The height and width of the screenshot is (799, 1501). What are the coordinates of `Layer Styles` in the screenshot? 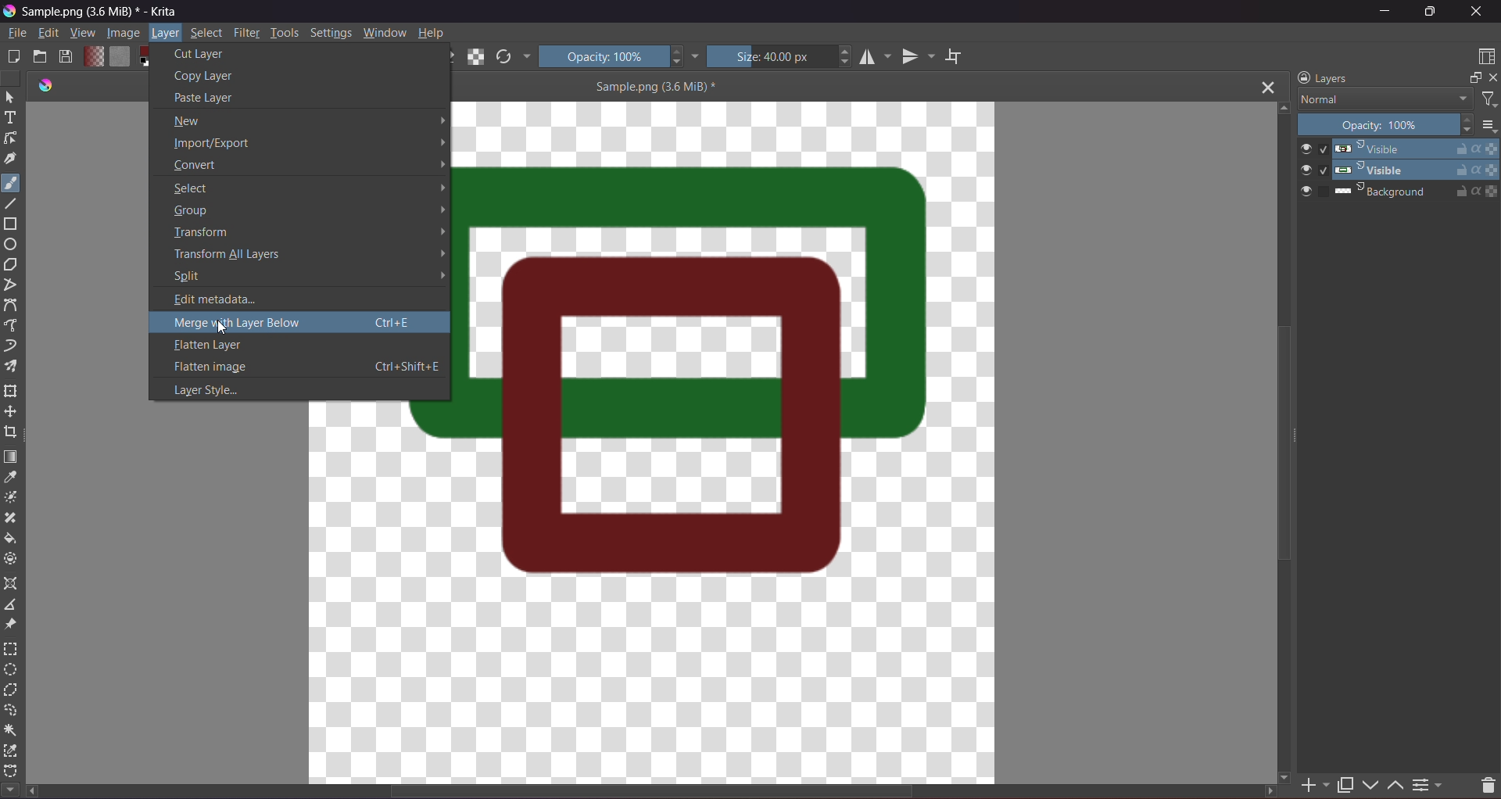 It's located at (299, 389).